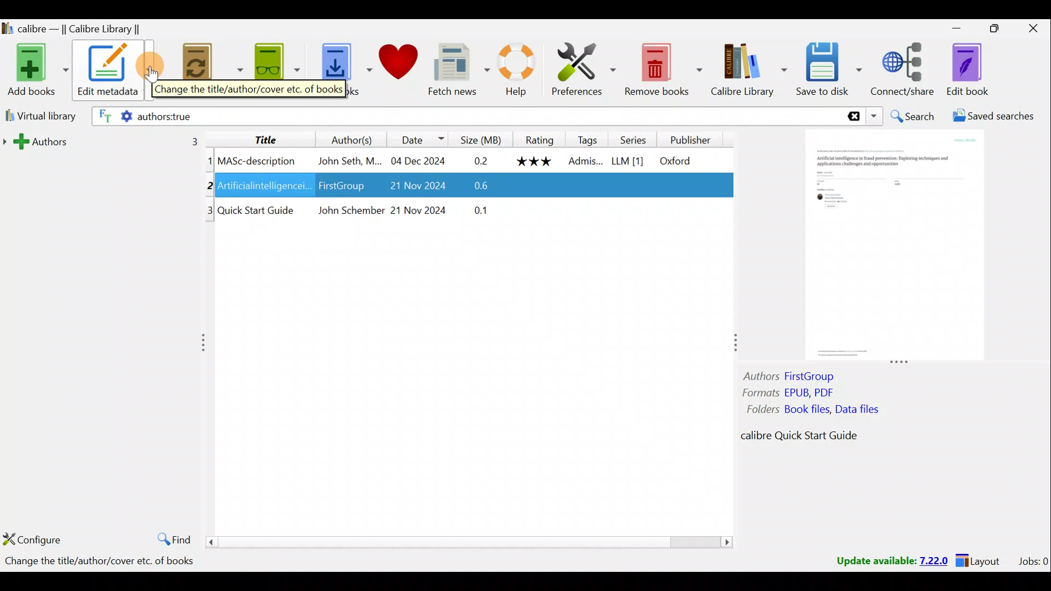  Describe the element at coordinates (88, 28) in the screenshot. I see `Calibre library` at that location.